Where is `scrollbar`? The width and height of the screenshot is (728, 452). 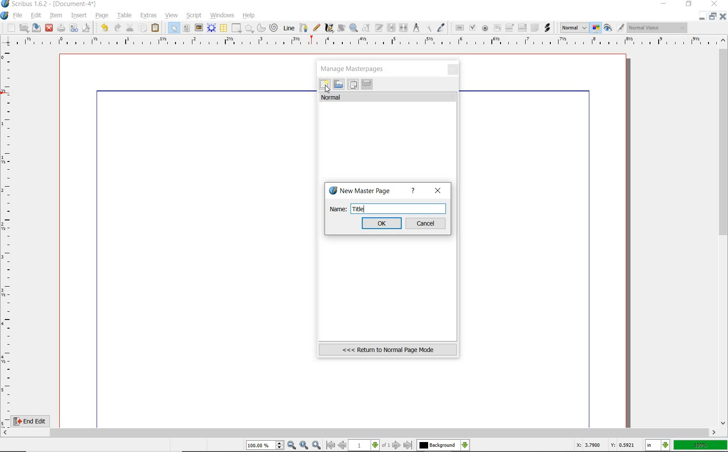
scrollbar is located at coordinates (724, 231).